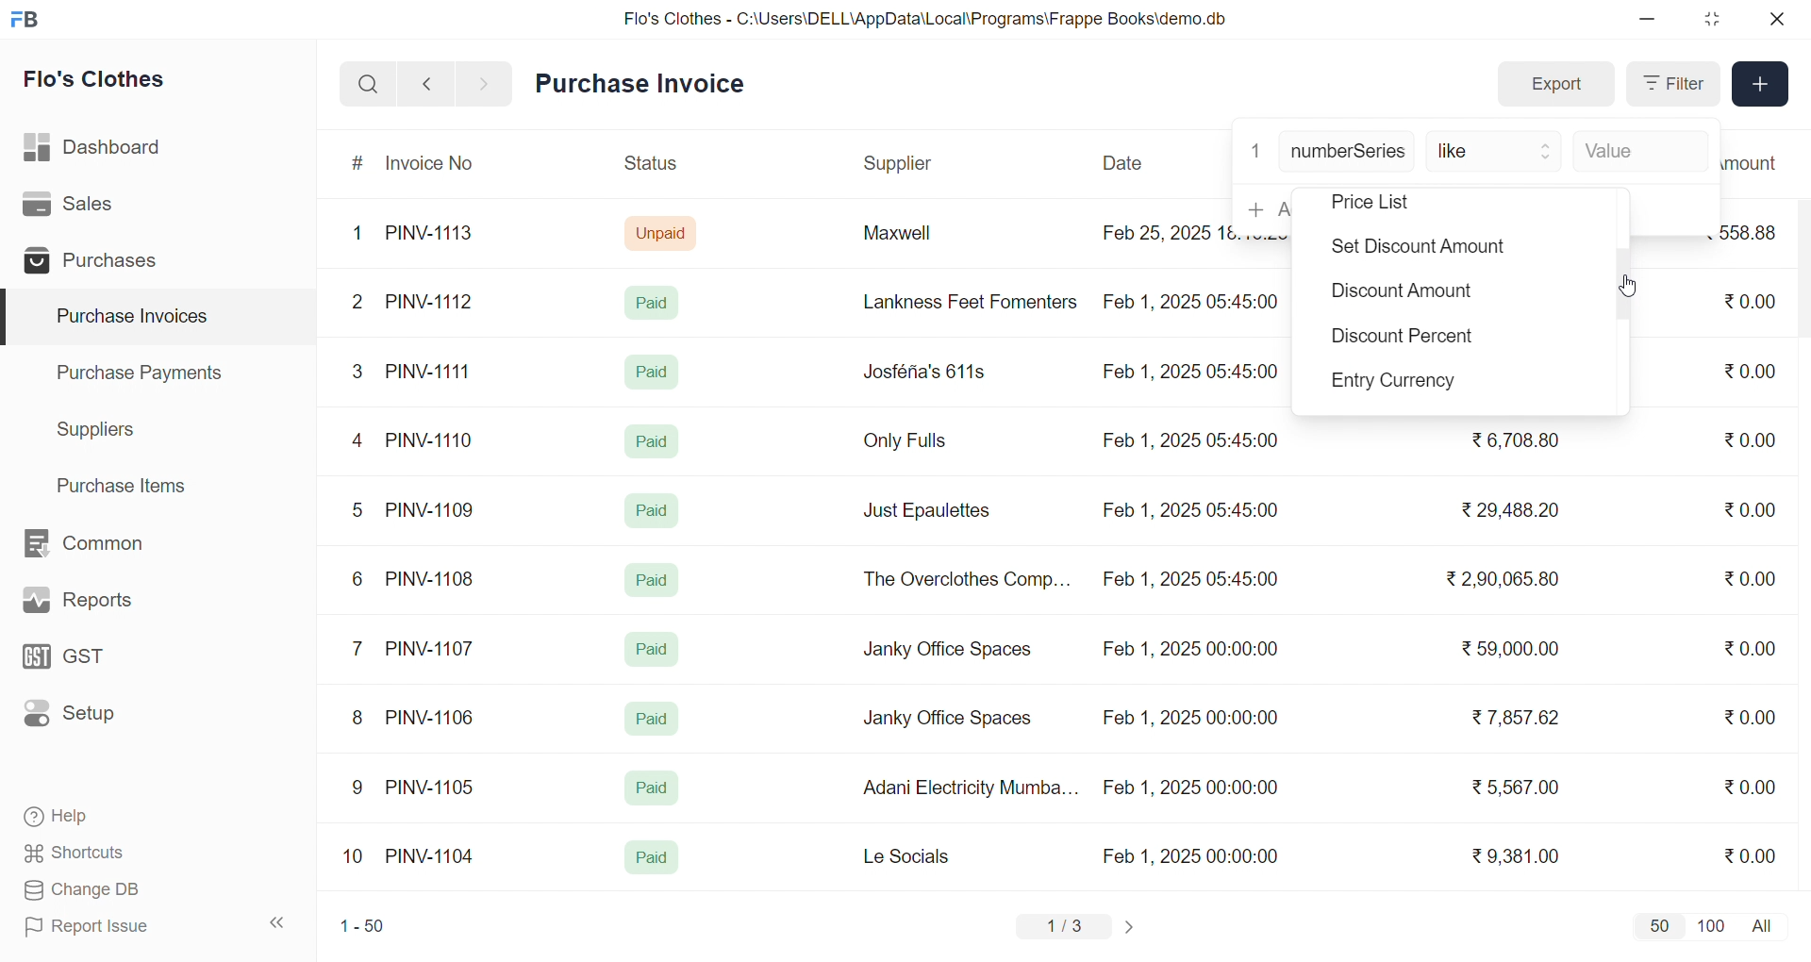  What do you see at coordinates (1630, 283) in the screenshot?
I see `cursor` at bounding box center [1630, 283].